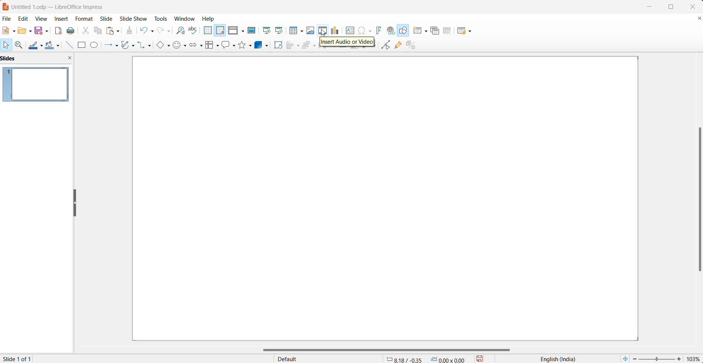 The width and height of the screenshot is (703, 363). I want to click on snap to grid, so click(221, 31).